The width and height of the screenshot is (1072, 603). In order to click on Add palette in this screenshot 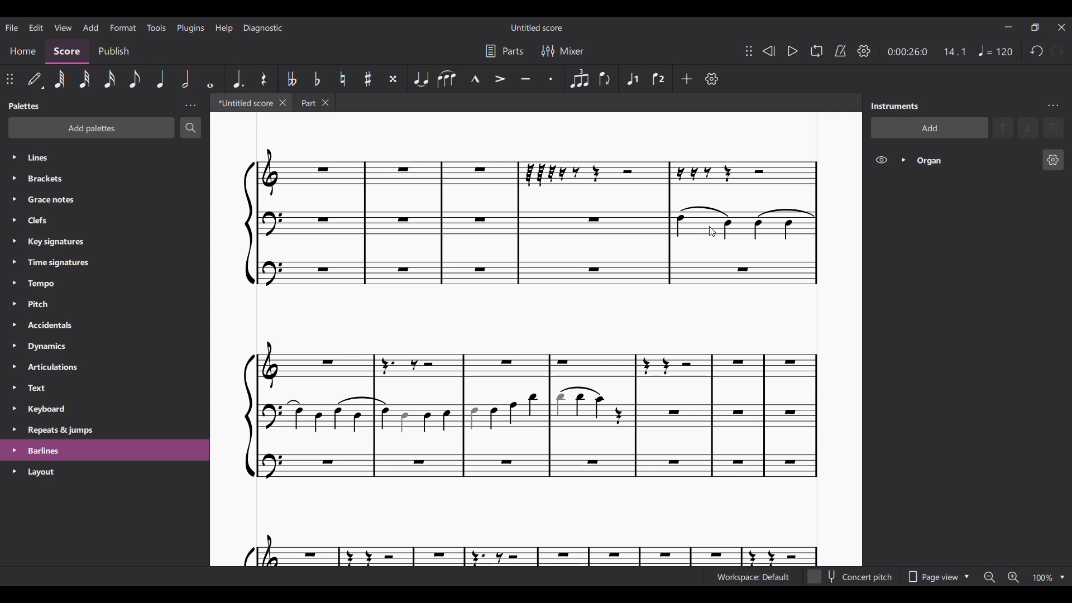, I will do `click(91, 128)`.